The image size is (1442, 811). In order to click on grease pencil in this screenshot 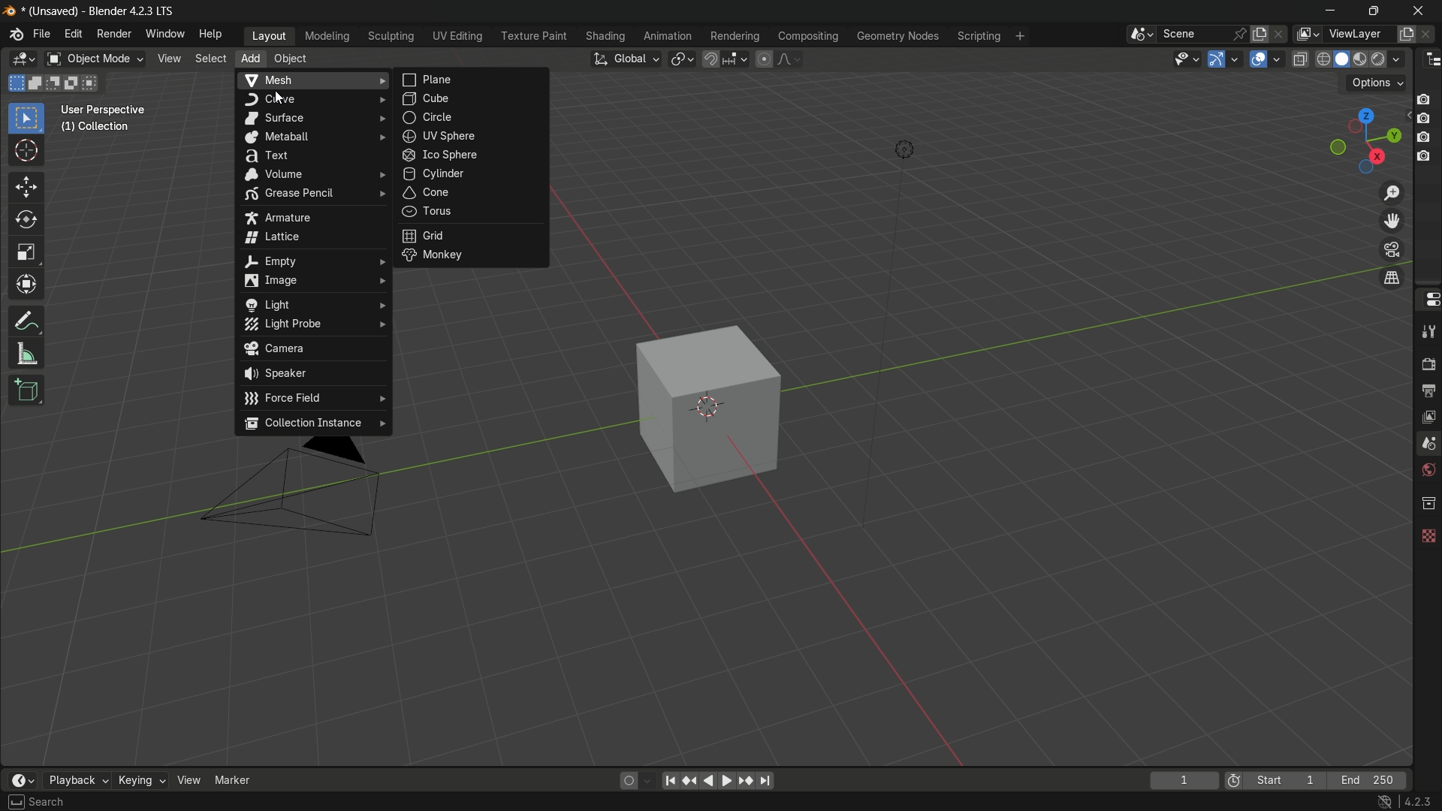, I will do `click(312, 194)`.